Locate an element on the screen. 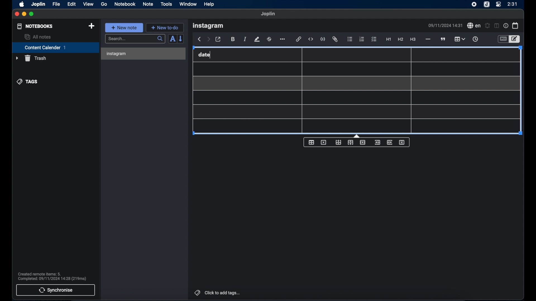 The image size is (536, 301). heading 3 is located at coordinates (413, 40).